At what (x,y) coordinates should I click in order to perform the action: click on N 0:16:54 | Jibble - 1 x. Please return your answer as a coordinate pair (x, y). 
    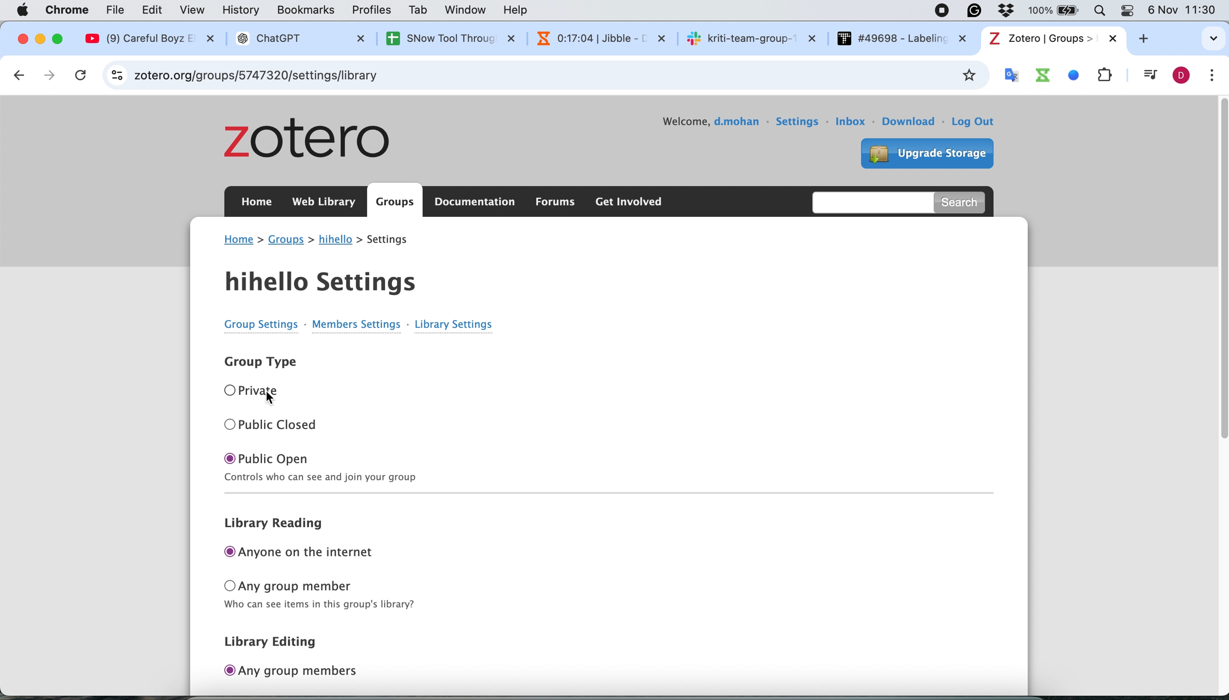
    Looking at the image, I should click on (593, 37).